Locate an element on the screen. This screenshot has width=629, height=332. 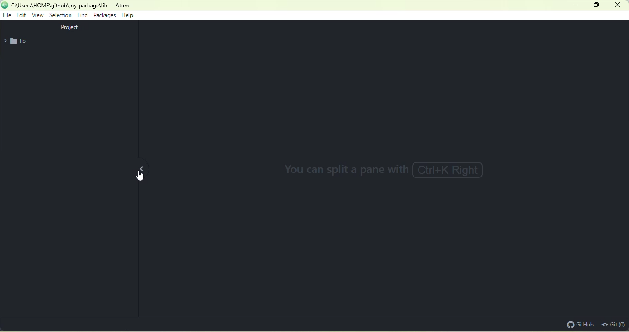
c\Users\HOME\github\my-package\lib is located at coordinates (58, 6).